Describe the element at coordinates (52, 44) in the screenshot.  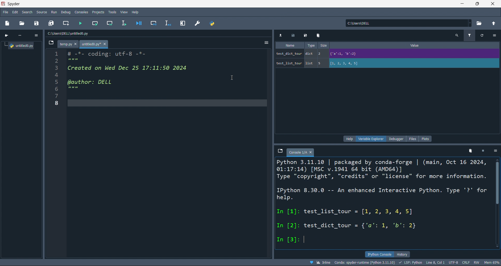
I see `button` at that location.